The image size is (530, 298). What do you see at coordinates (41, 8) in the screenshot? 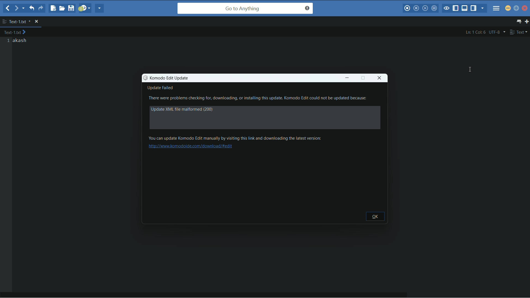
I see `` at bounding box center [41, 8].